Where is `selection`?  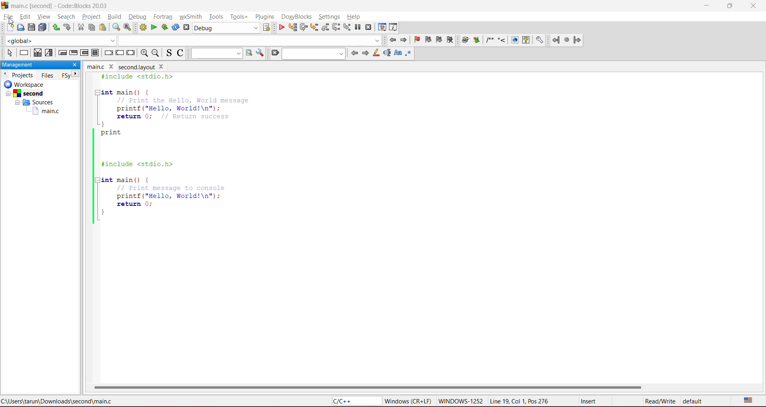
selection is located at coordinates (49, 53).